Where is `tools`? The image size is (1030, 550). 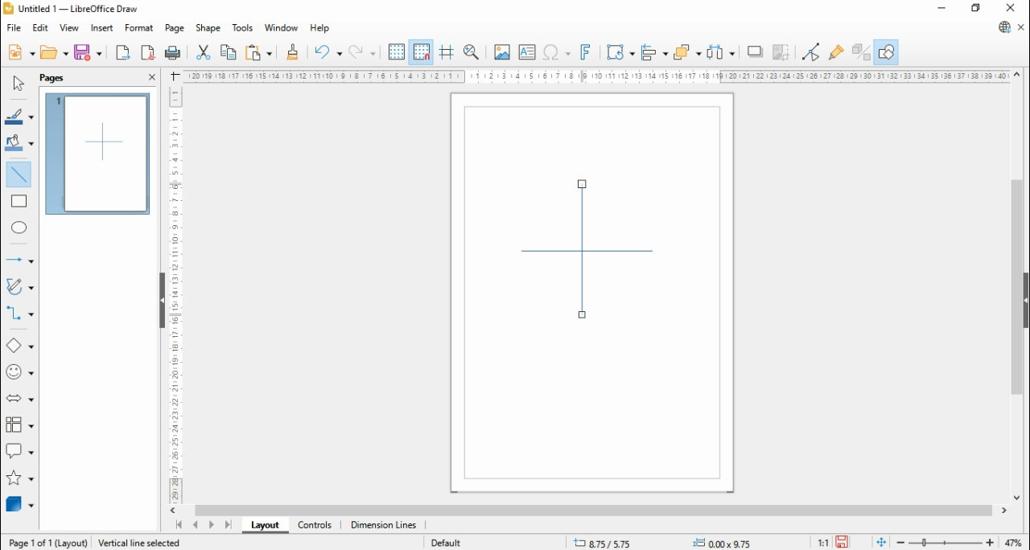
tools is located at coordinates (244, 28).